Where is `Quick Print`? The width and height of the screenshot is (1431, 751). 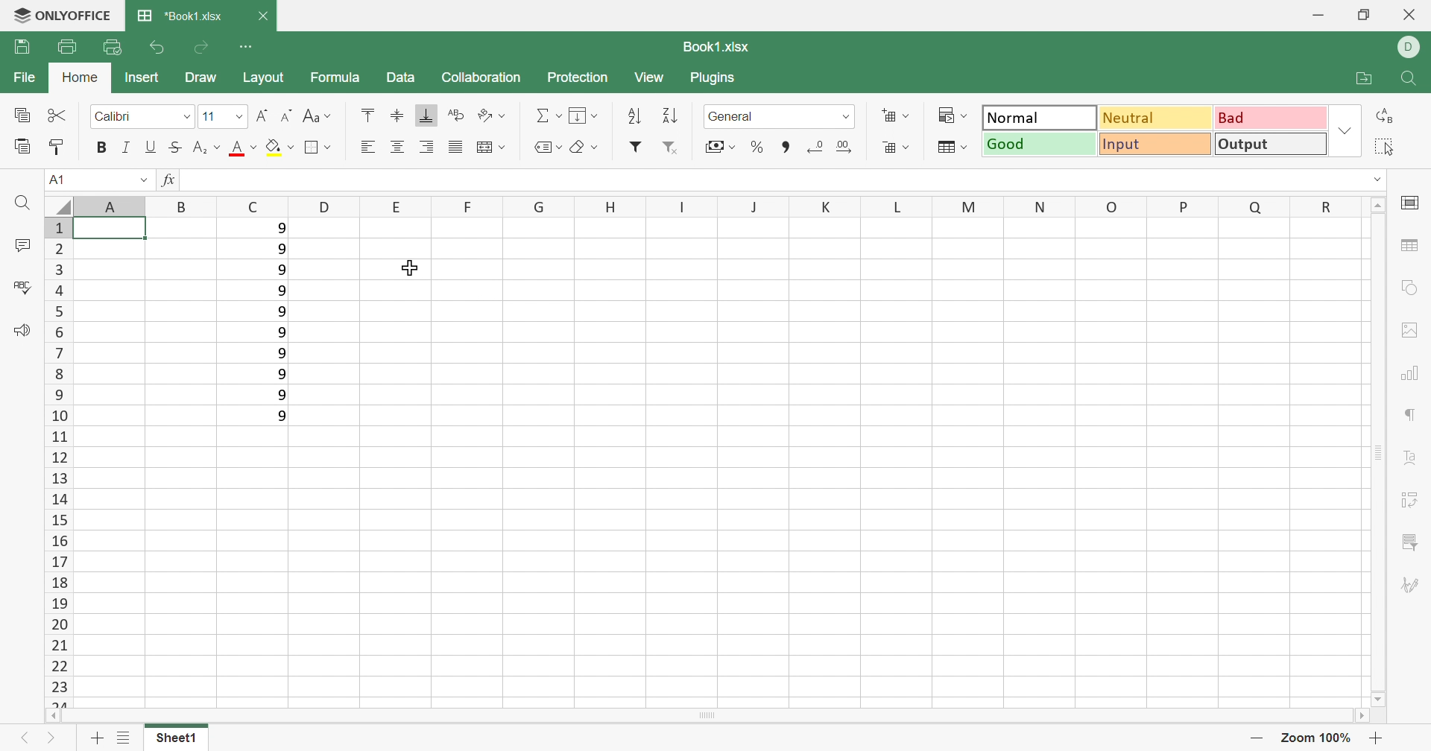
Quick Print is located at coordinates (113, 48).